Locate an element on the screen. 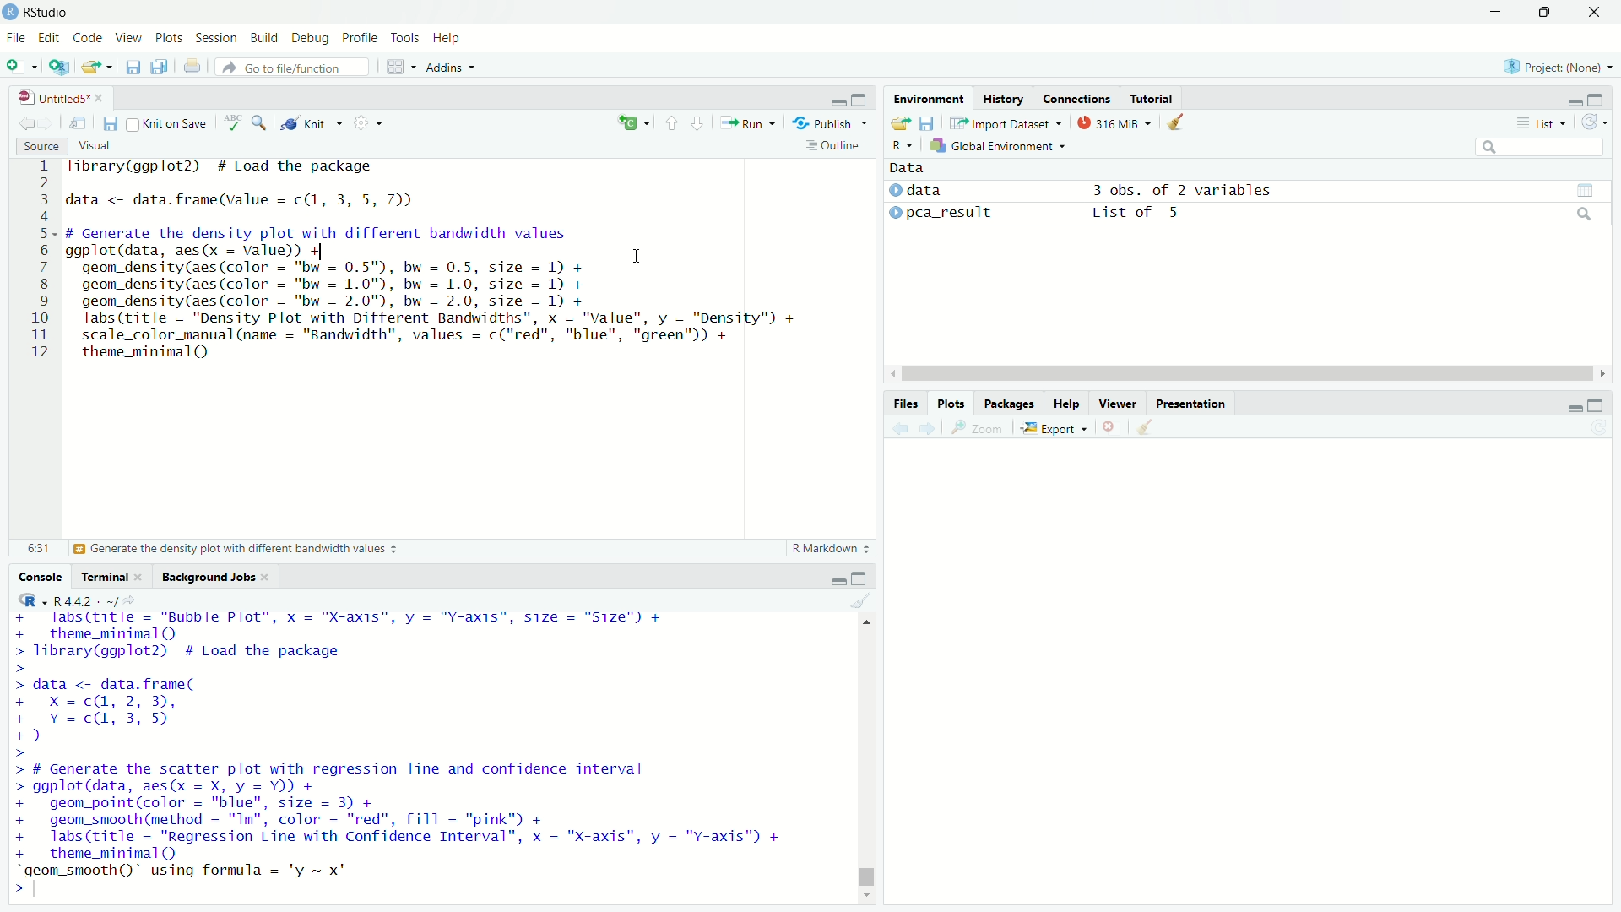 This screenshot has width=1621, height=912. New file is located at coordinates (22, 66).